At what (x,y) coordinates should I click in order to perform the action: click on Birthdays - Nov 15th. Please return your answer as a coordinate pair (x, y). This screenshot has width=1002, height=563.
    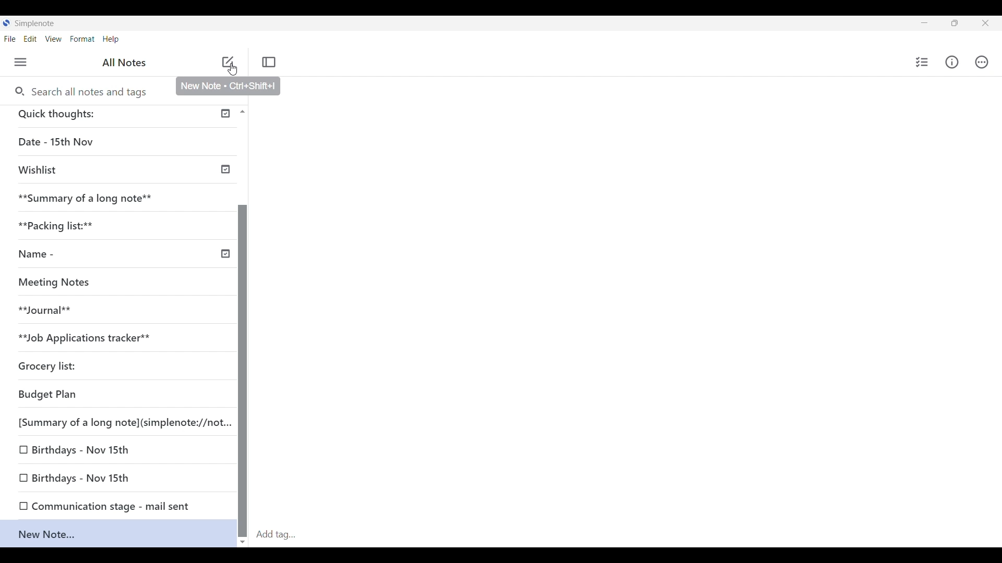
    Looking at the image, I should click on (120, 479).